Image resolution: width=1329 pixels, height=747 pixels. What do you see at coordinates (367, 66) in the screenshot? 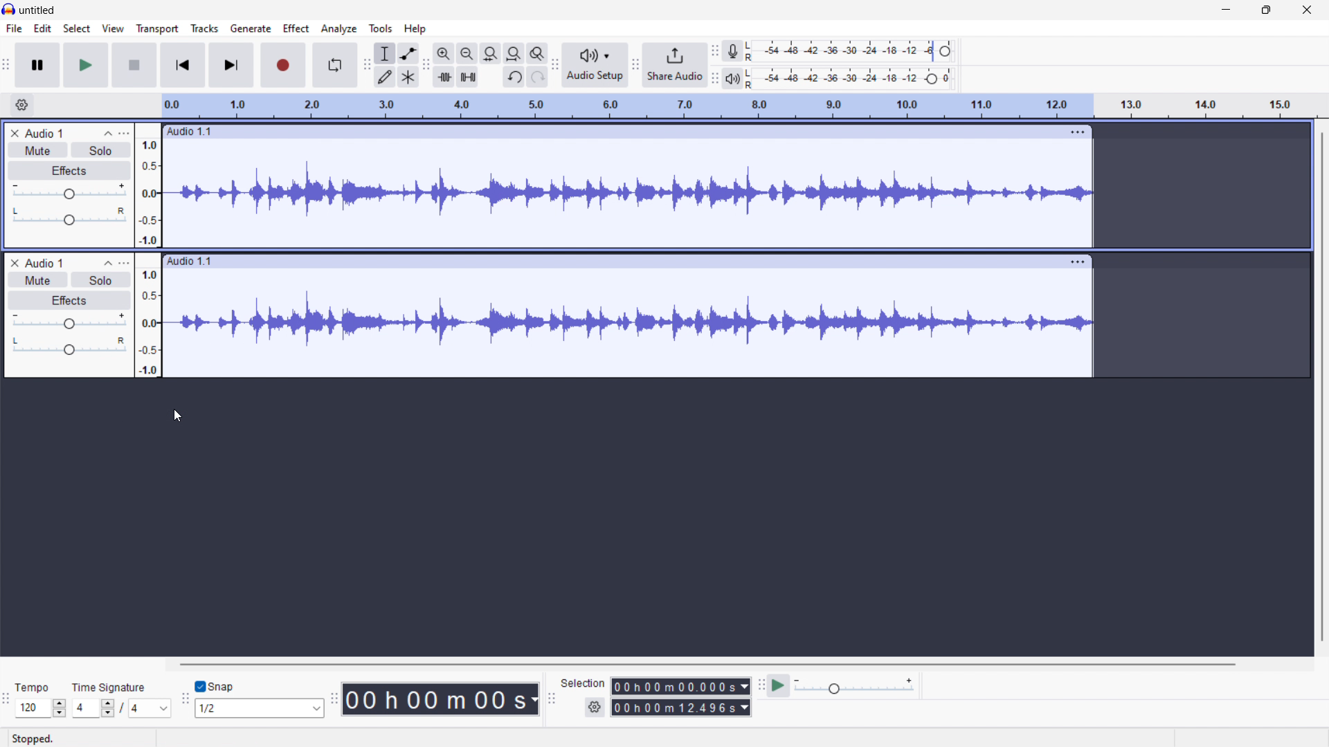
I see `tools toolbar` at bounding box center [367, 66].